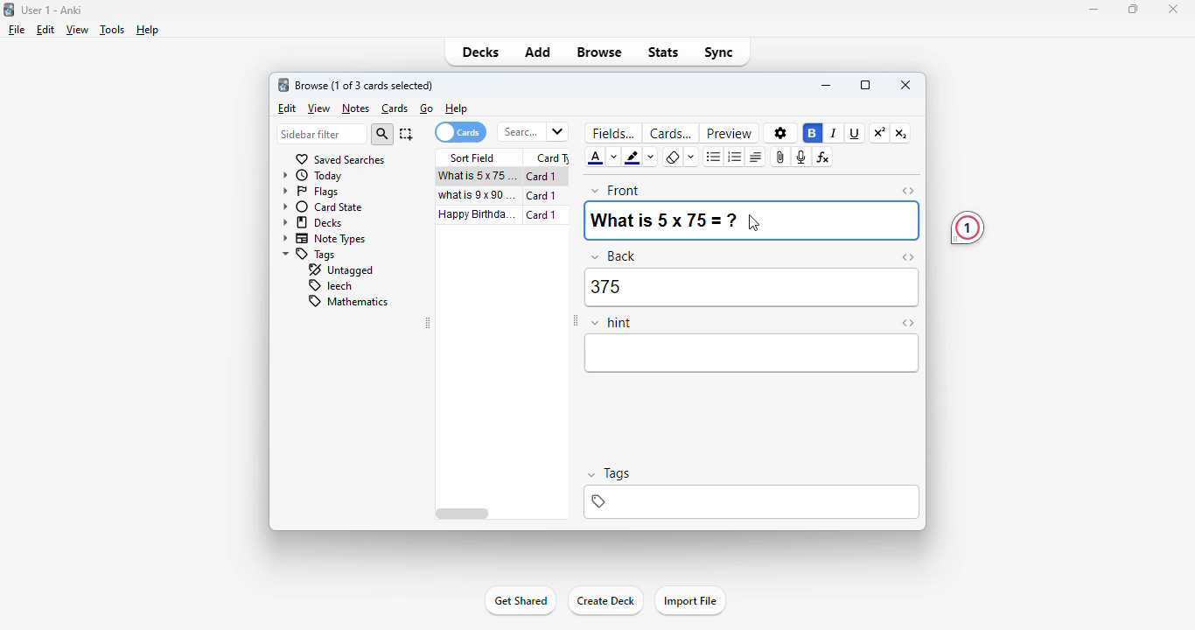 The image size is (1195, 630). What do you see at coordinates (395, 109) in the screenshot?
I see `cards` at bounding box center [395, 109].